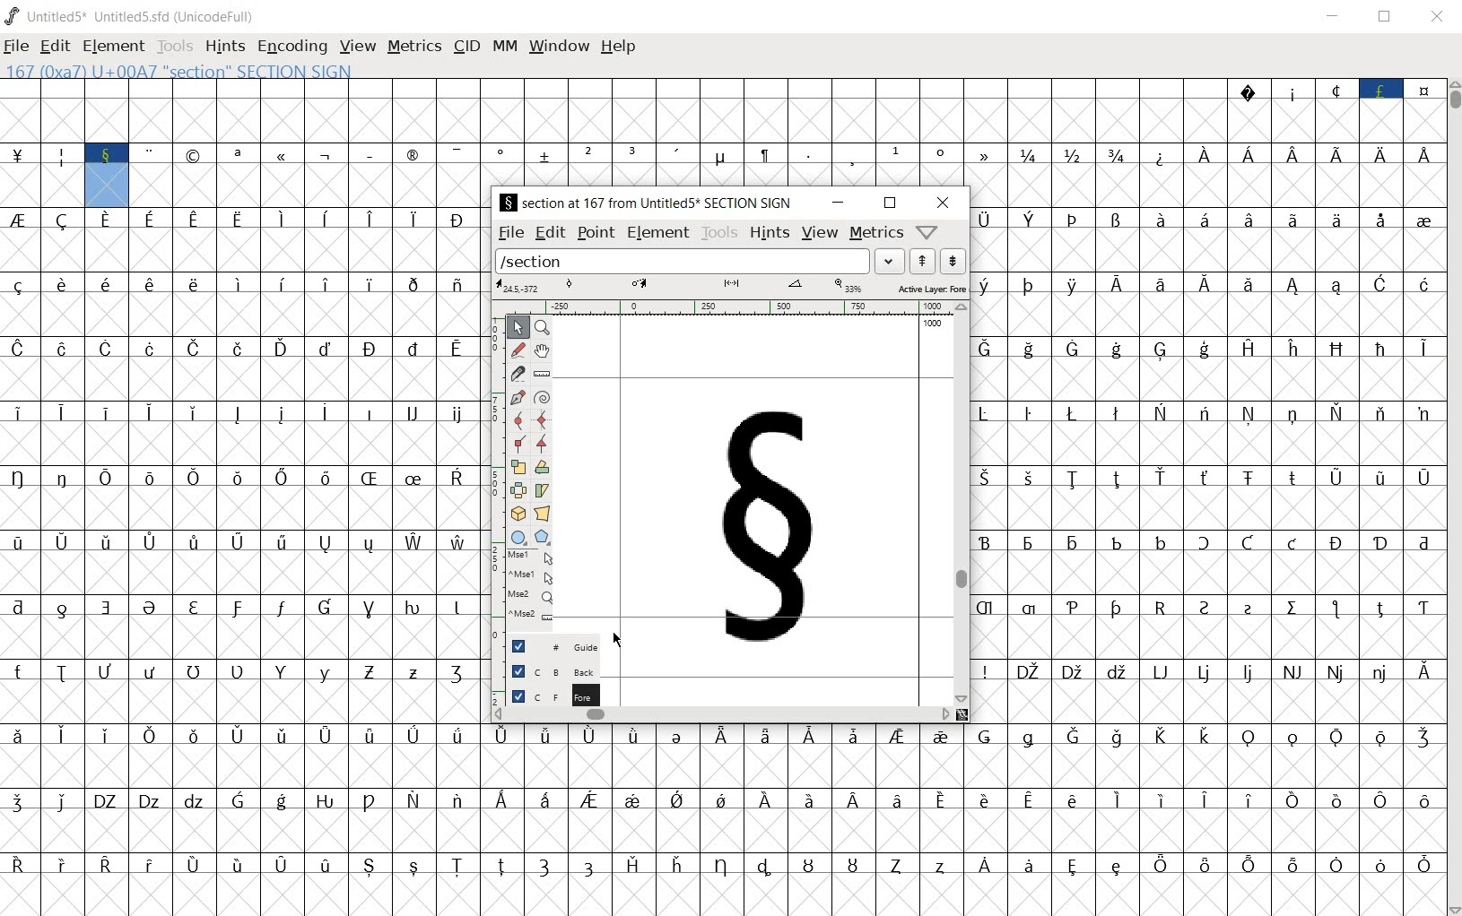  What do you see at coordinates (722, 736) in the screenshot?
I see `special letters` at bounding box center [722, 736].